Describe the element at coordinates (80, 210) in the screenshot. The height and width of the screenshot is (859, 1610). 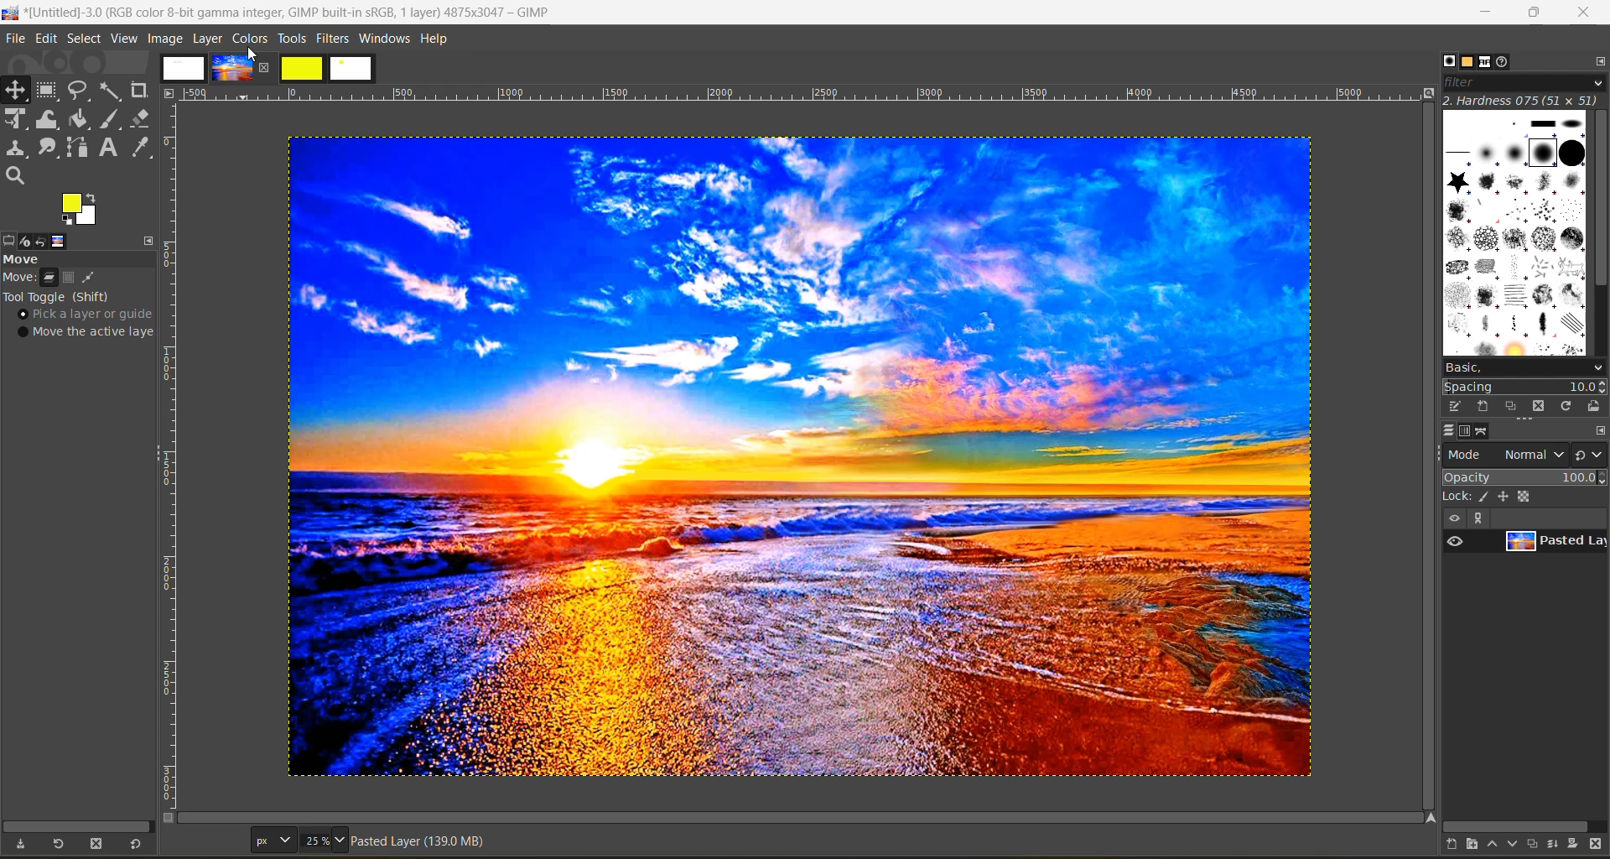
I see `active foreground and background color` at that location.